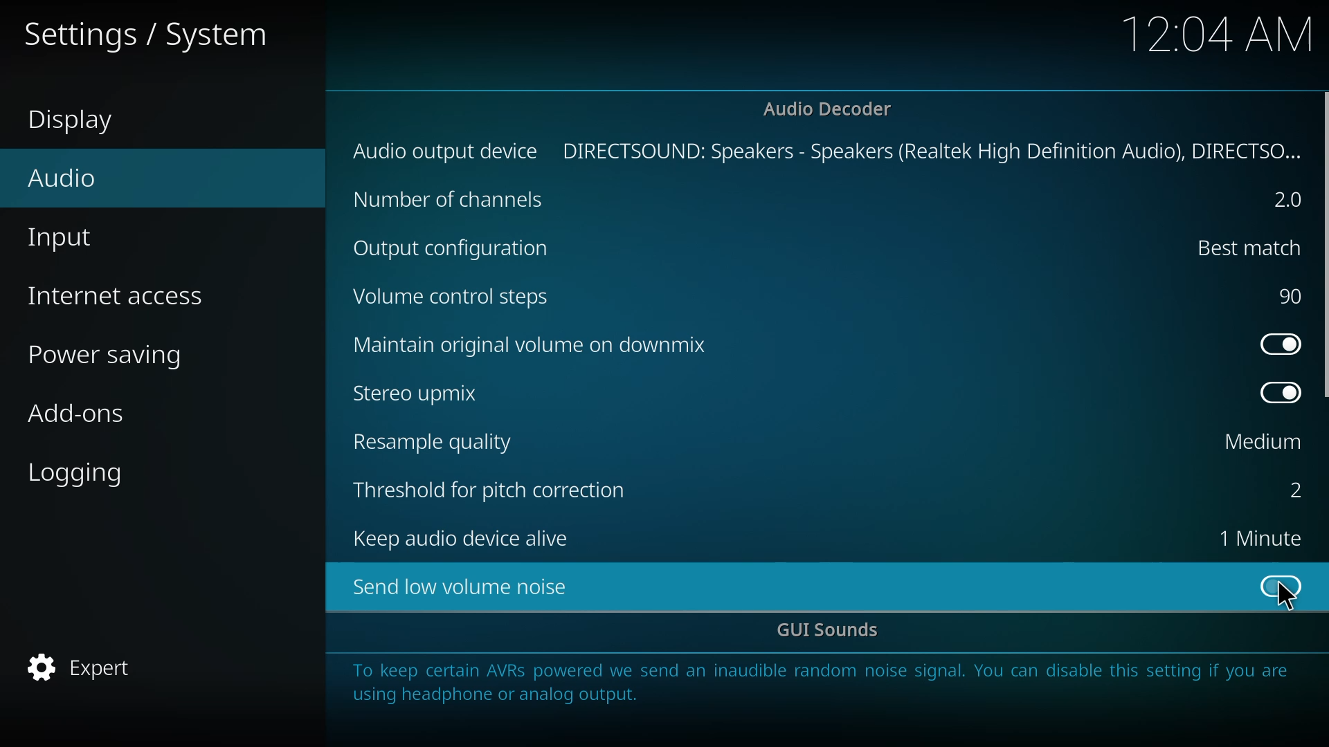  What do you see at coordinates (84, 122) in the screenshot?
I see `display` at bounding box center [84, 122].